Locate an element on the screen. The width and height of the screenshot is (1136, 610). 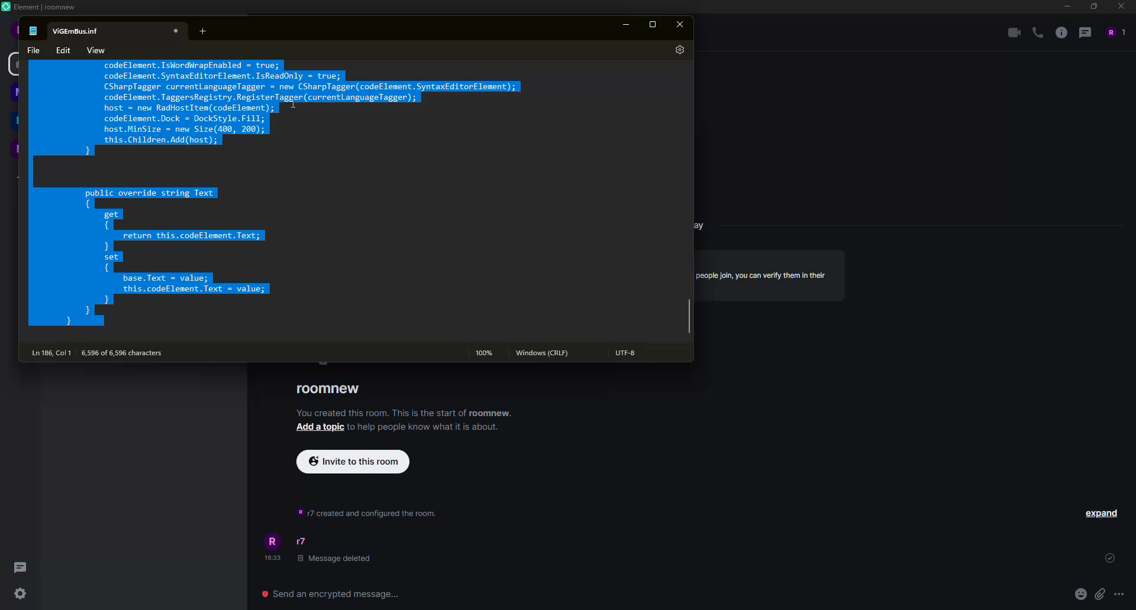
room is located at coordinates (329, 389).